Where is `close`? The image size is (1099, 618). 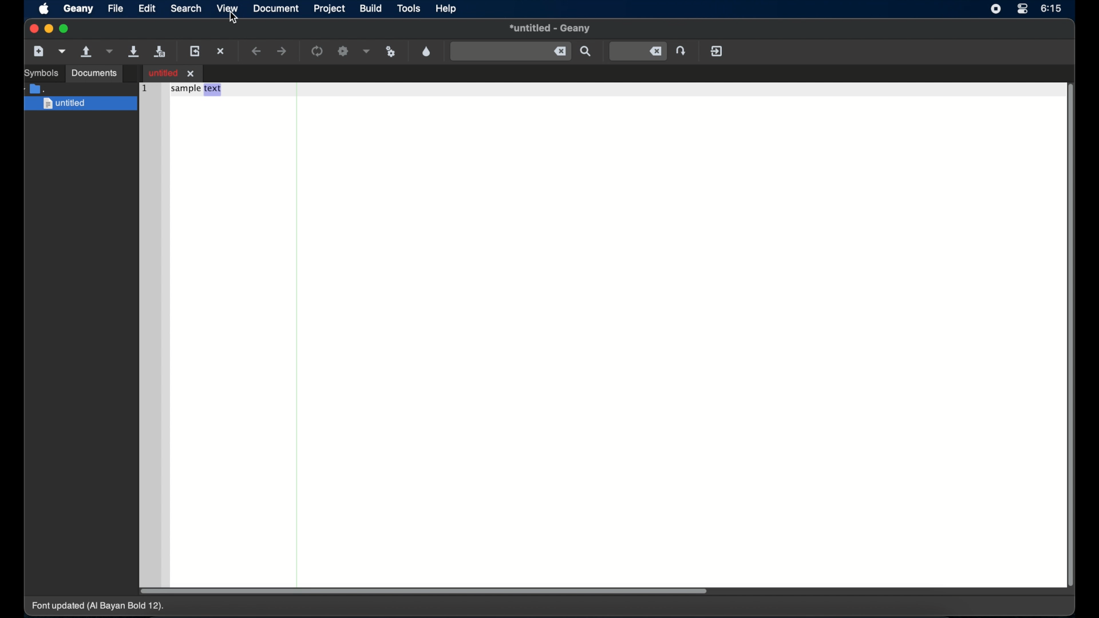 close is located at coordinates (33, 29).